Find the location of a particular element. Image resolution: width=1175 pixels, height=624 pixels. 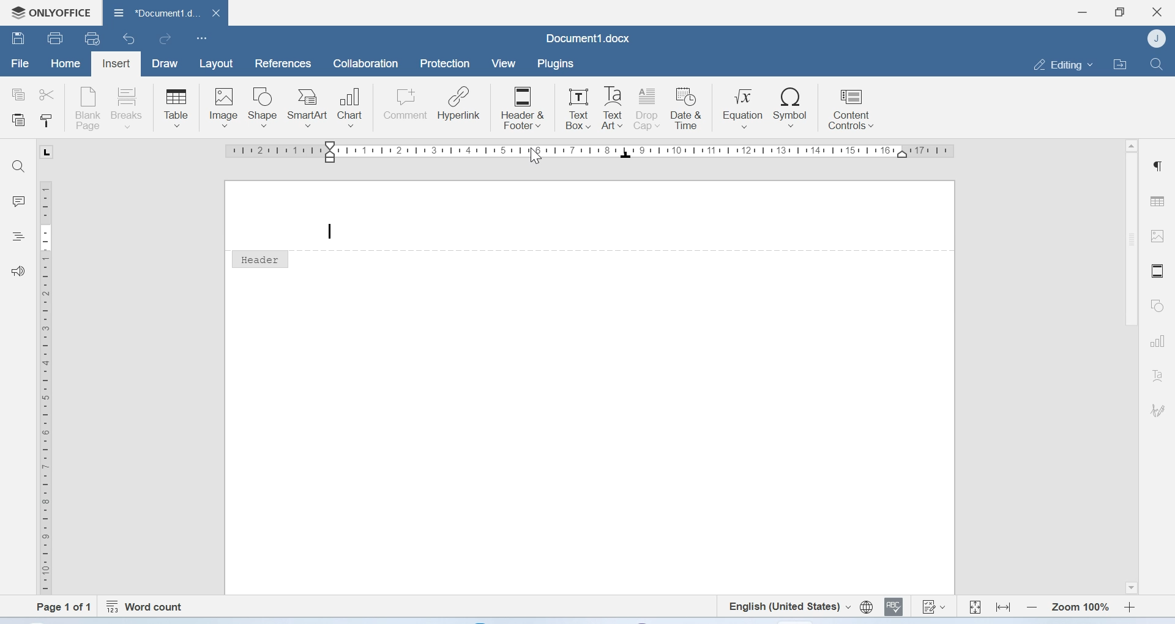

Equation is located at coordinates (744, 108).